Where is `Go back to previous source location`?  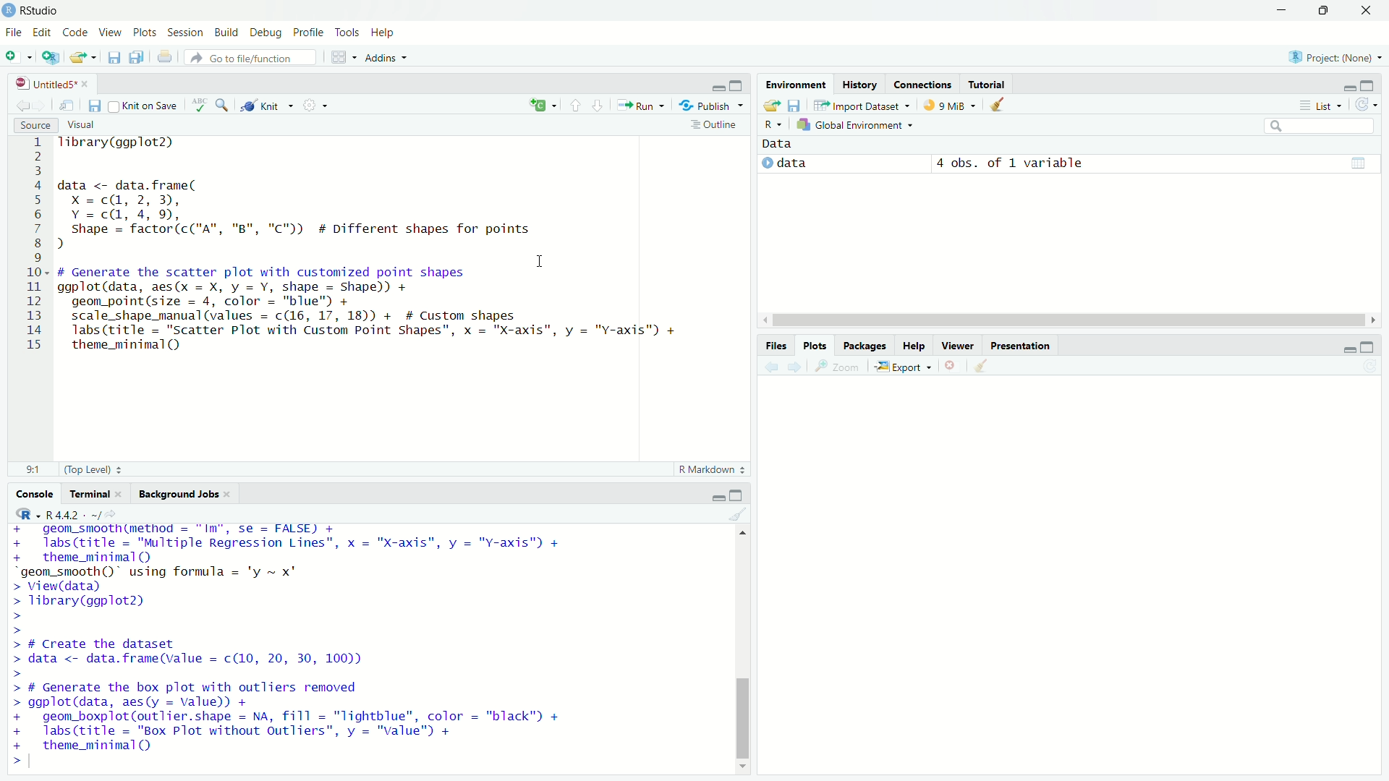 Go back to previous source location is located at coordinates (22, 105).